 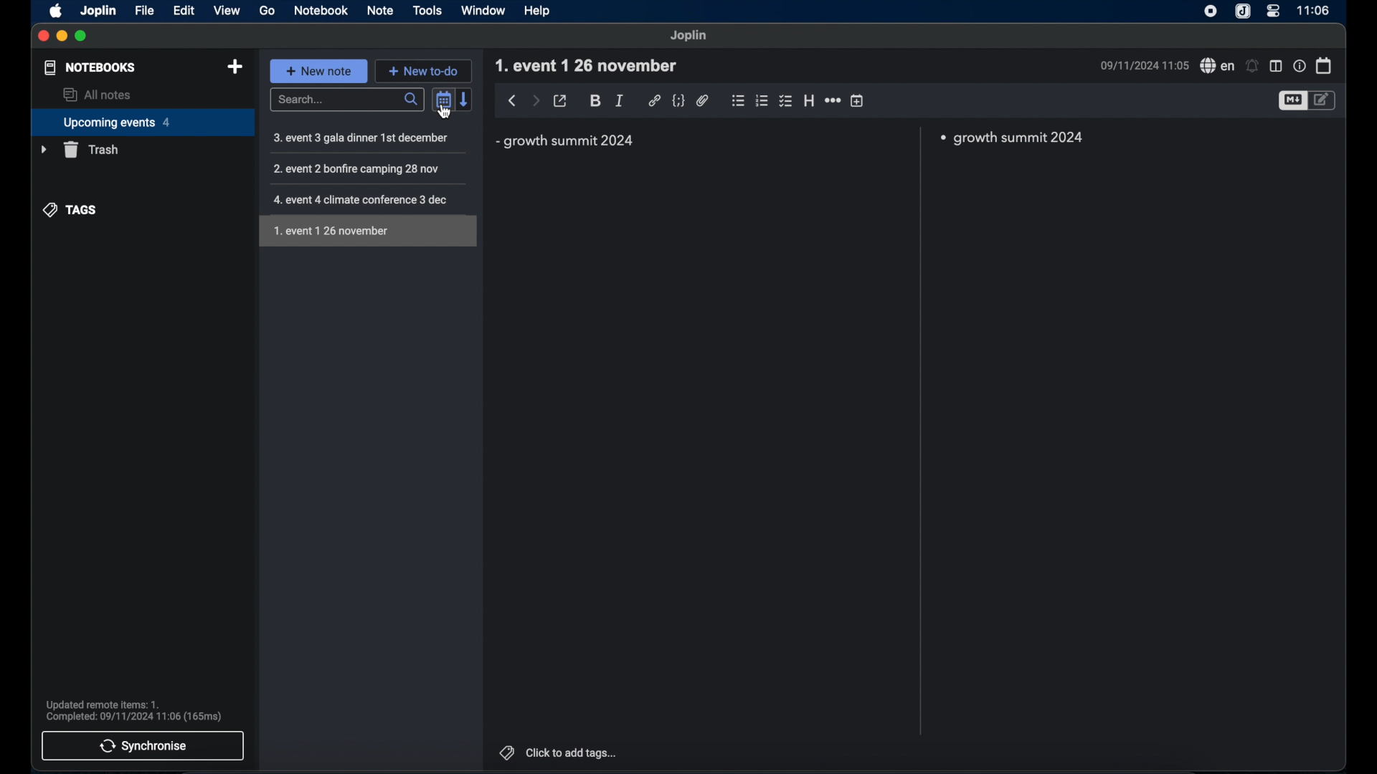 What do you see at coordinates (364, 231) in the screenshot?
I see `1. event 1 26 november` at bounding box center [364, 231].